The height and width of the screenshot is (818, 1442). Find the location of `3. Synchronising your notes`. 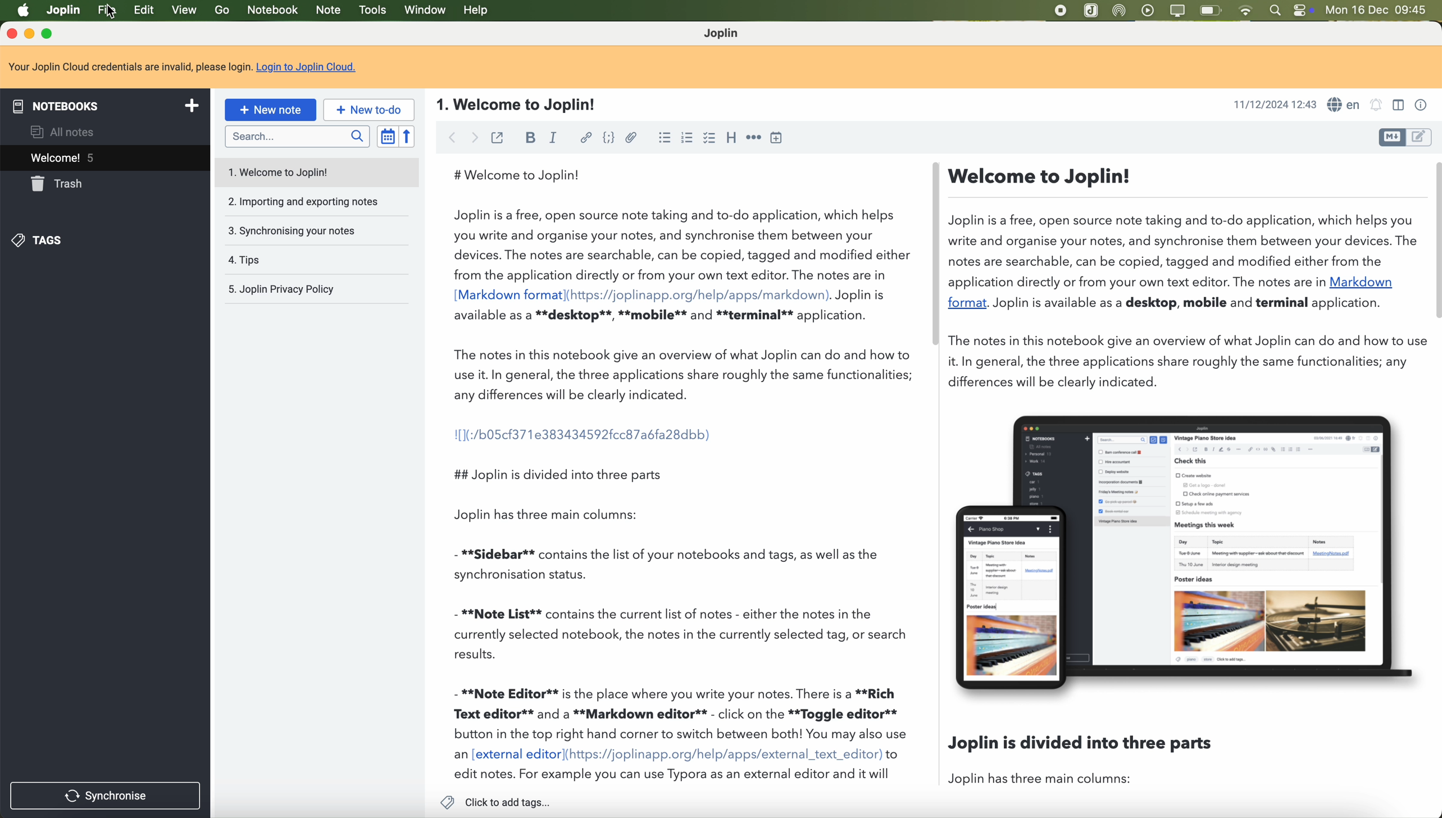

3. Synchronising your notes is located at coordinates (294, 230).